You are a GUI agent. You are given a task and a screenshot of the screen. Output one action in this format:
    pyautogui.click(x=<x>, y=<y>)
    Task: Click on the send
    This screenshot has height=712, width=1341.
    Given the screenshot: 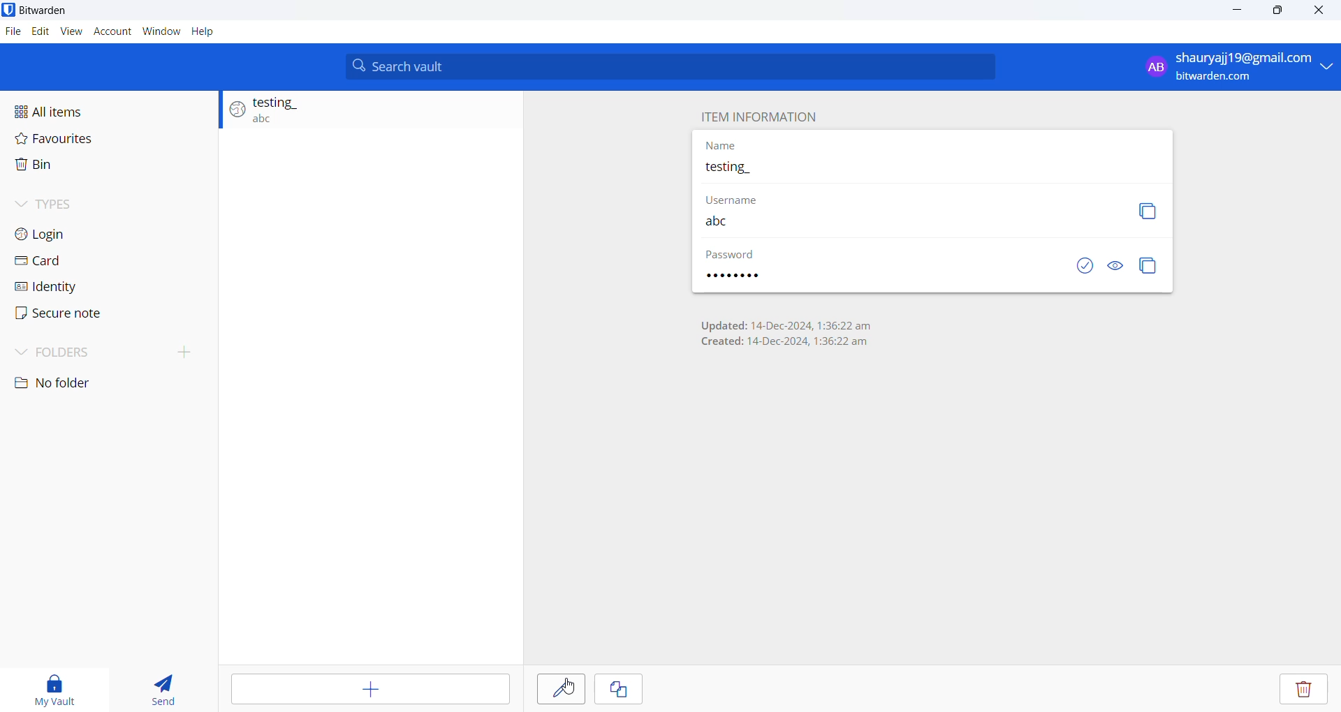 What is the action you would take?
    pyautogui.click(x=165, y=686)
    